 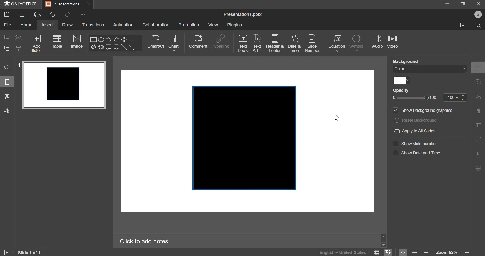 What do you see at coordinates (429, 69) in the screenshot?
I see `Color fill` at bounding box center [429, 69].